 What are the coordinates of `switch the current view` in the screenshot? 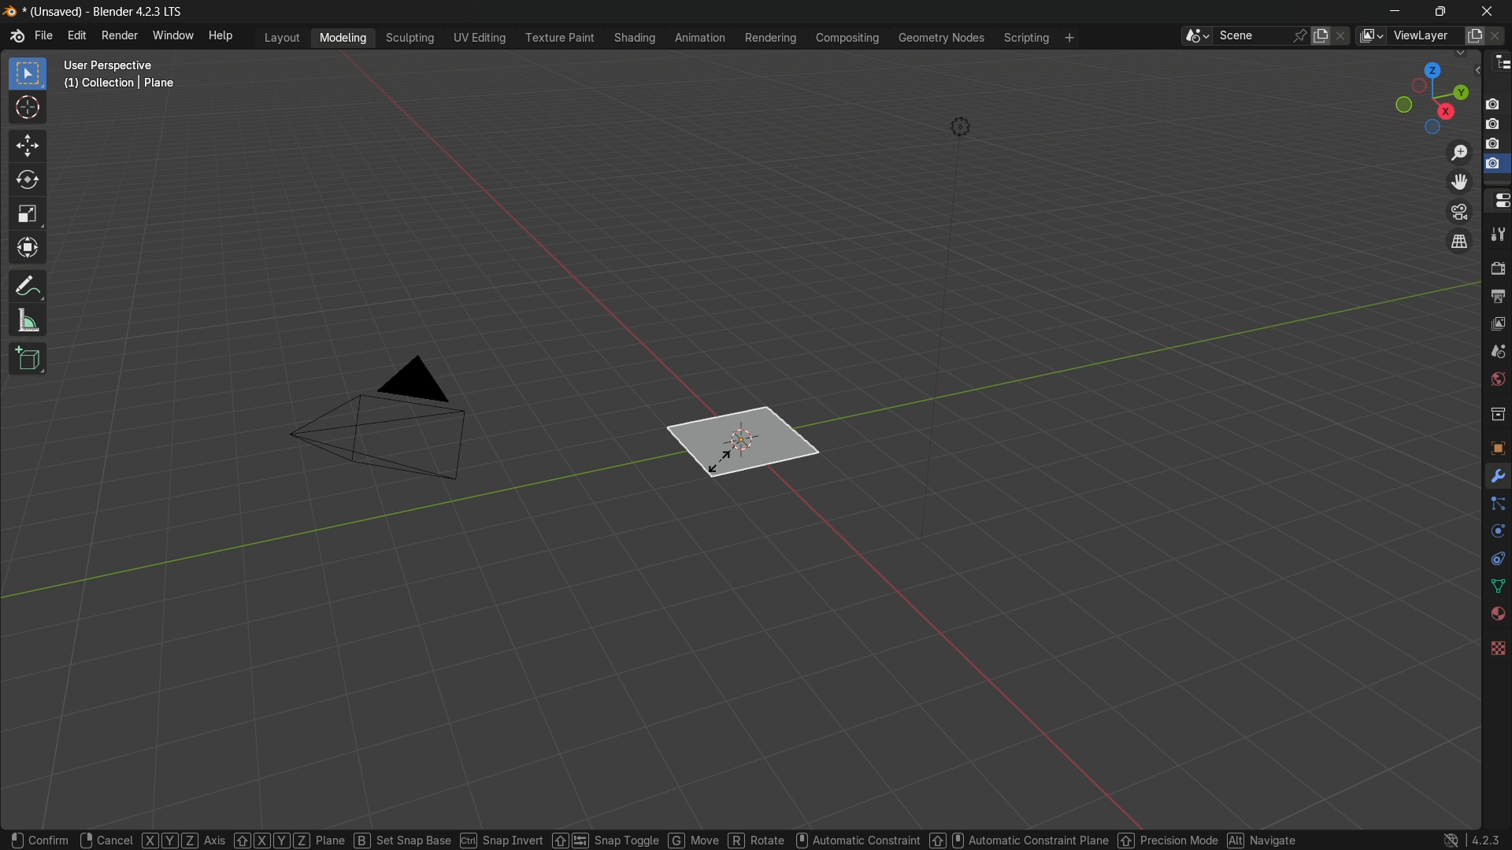 It's located at (1462, 241).